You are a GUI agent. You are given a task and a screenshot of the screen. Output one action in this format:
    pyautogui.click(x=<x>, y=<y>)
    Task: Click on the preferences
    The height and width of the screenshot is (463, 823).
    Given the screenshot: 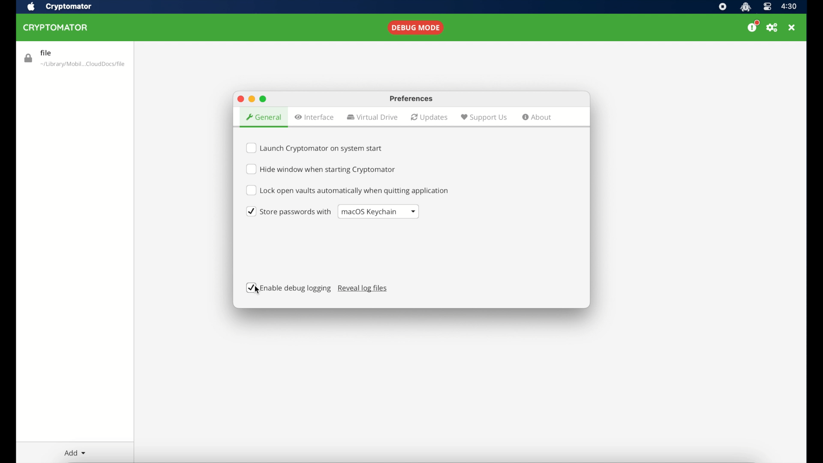 What is the action you would take?
    pyautogui.click(x=412, y=99)
    